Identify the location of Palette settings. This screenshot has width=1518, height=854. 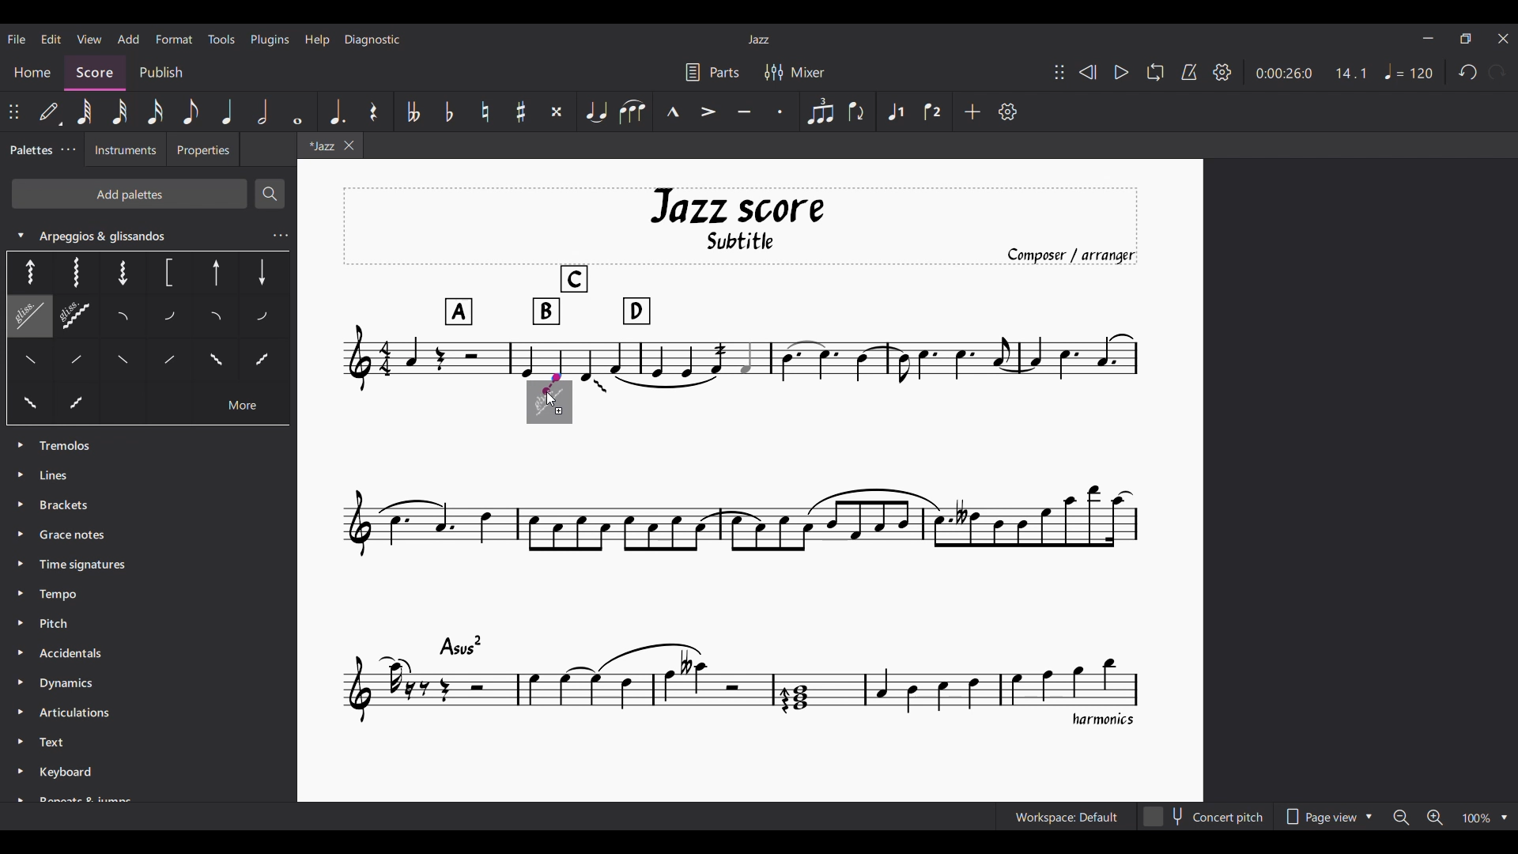
(68, 149).